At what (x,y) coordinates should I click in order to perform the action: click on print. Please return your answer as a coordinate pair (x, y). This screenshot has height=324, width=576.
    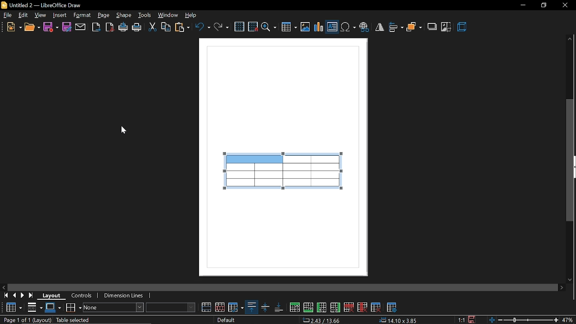
    Looking at the image, I should click on (137, 28).